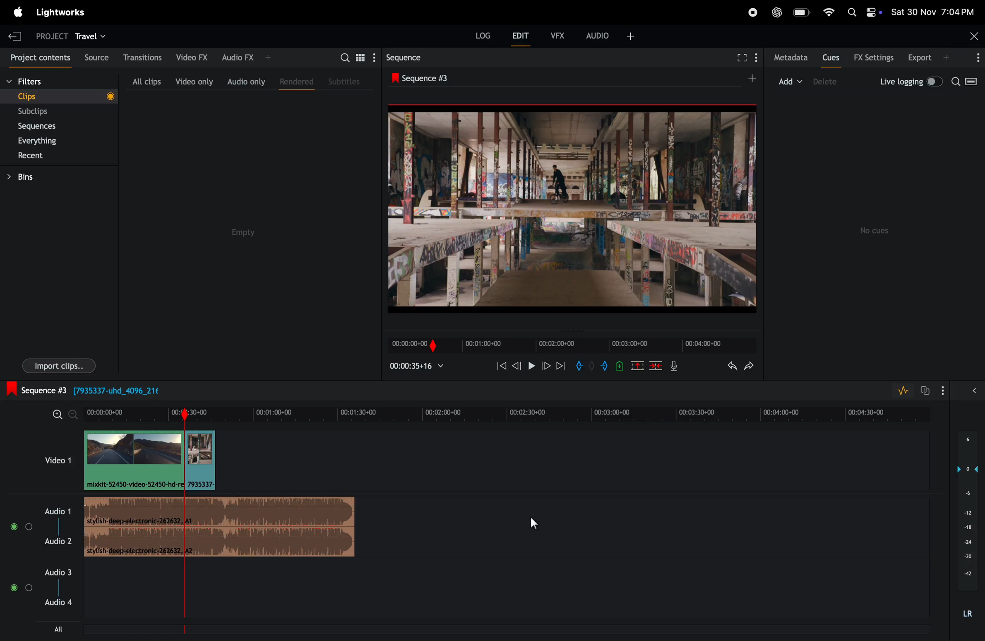 The image size is (985, 641). I want to click on everything, so click(50, 140).